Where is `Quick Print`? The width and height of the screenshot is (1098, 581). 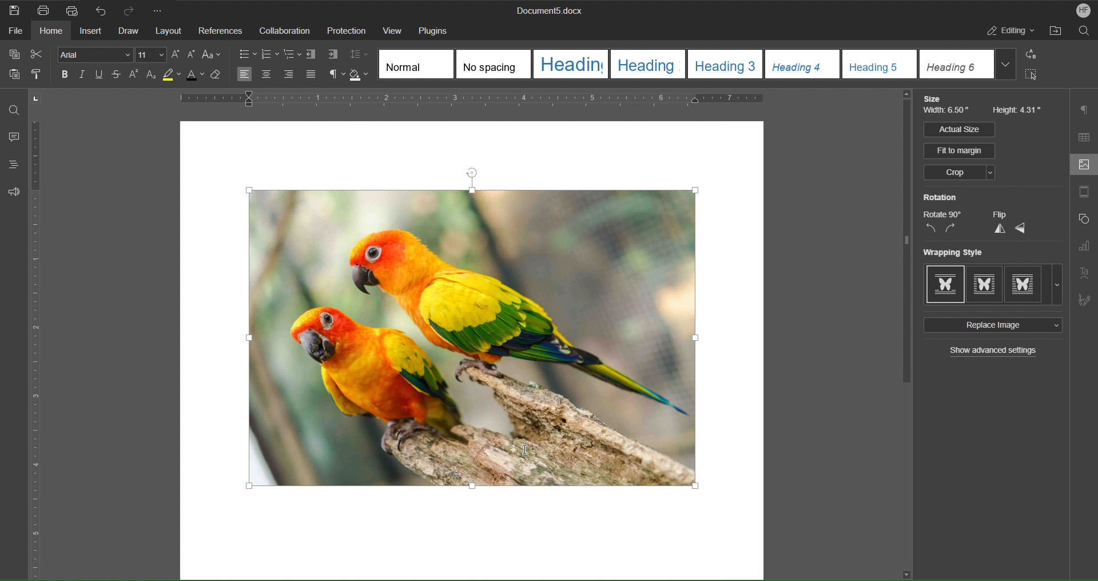
Quick Print is located at coordinates (71, 9).